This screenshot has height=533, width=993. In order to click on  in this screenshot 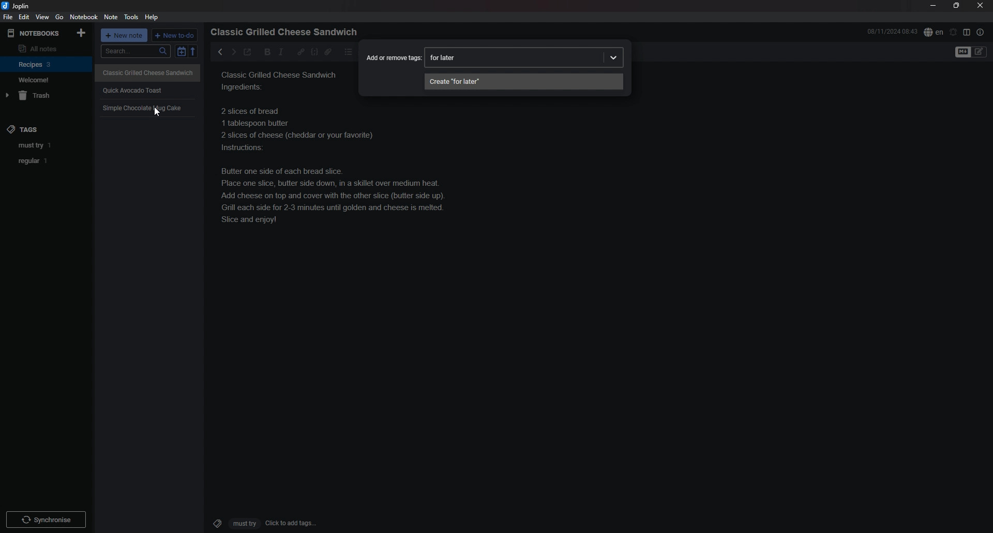, I will do `click(46, 517)`.